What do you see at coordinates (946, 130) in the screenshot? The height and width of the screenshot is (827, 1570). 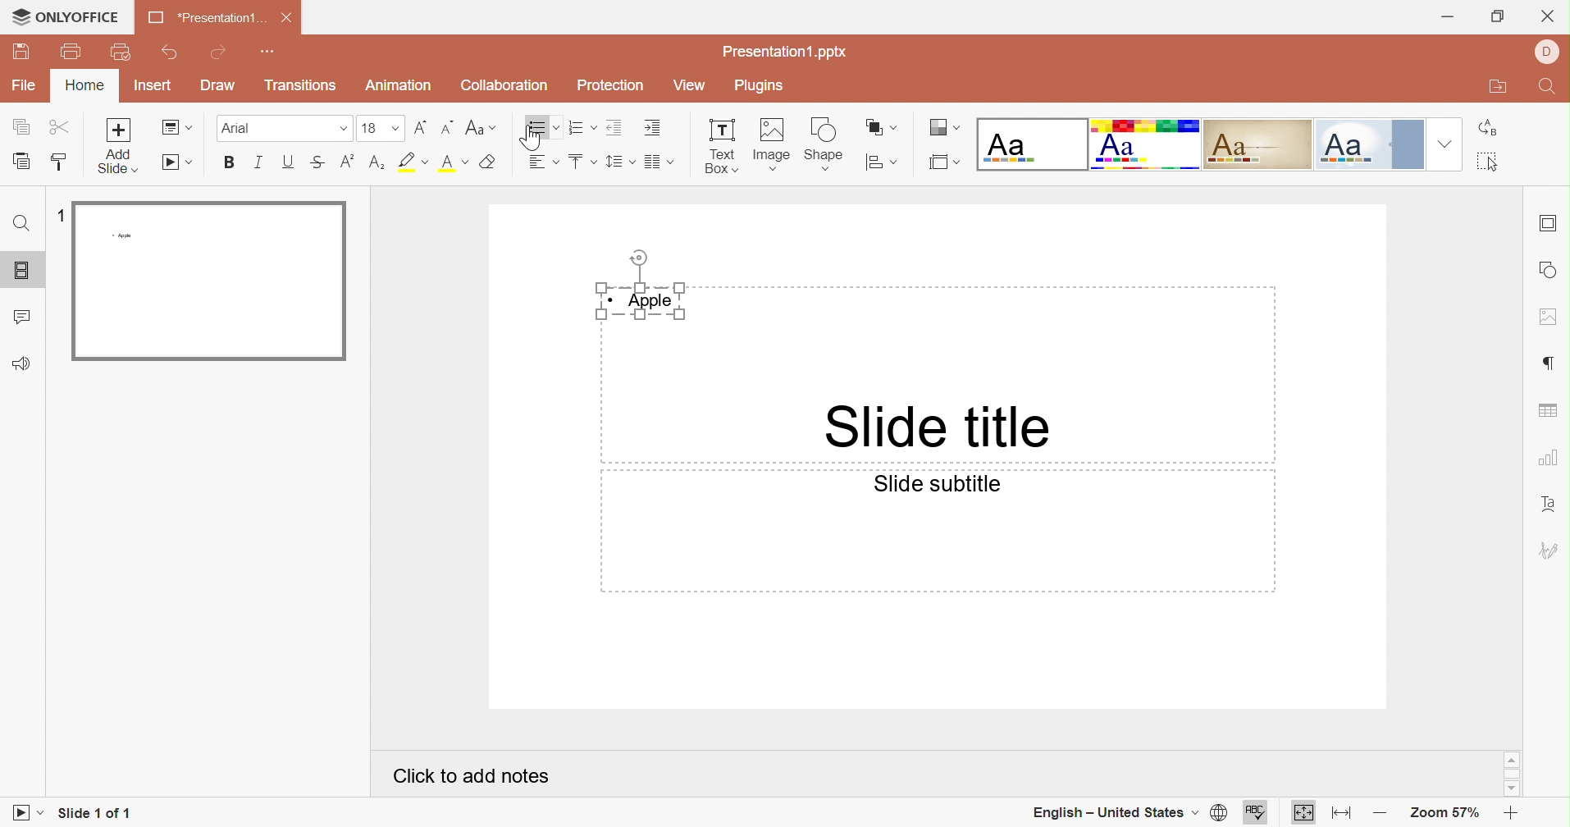 I see `Change color theme` at bounding box center [946, 130].